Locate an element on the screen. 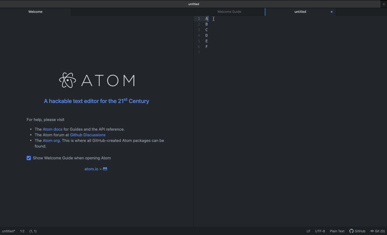 Image resolution: width=387 pixels, height=235 pixels. 6 is located at coordinates (199, 47).